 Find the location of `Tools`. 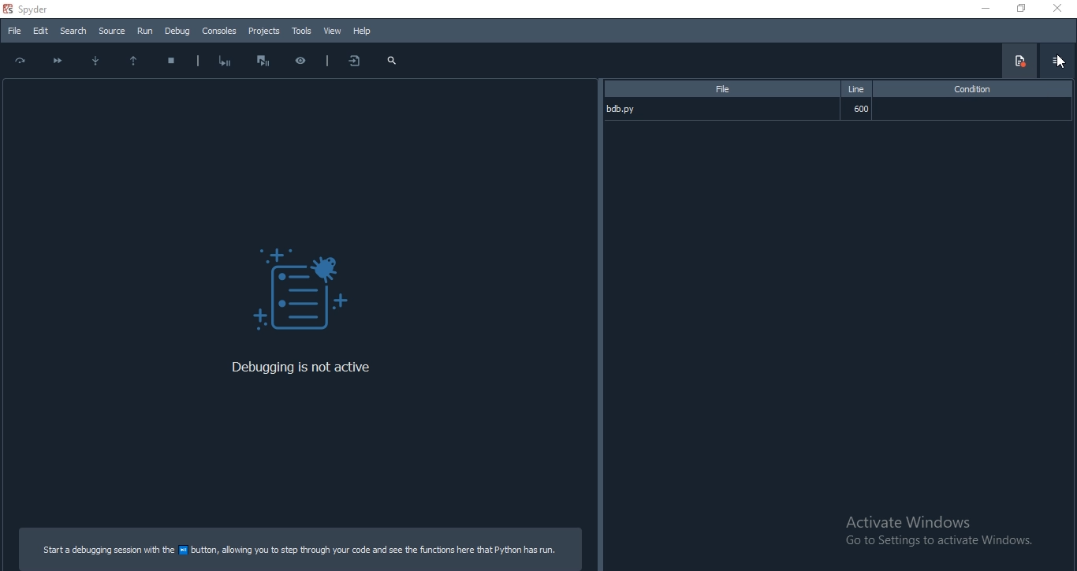

Tools is located at coordinates (300, 30).